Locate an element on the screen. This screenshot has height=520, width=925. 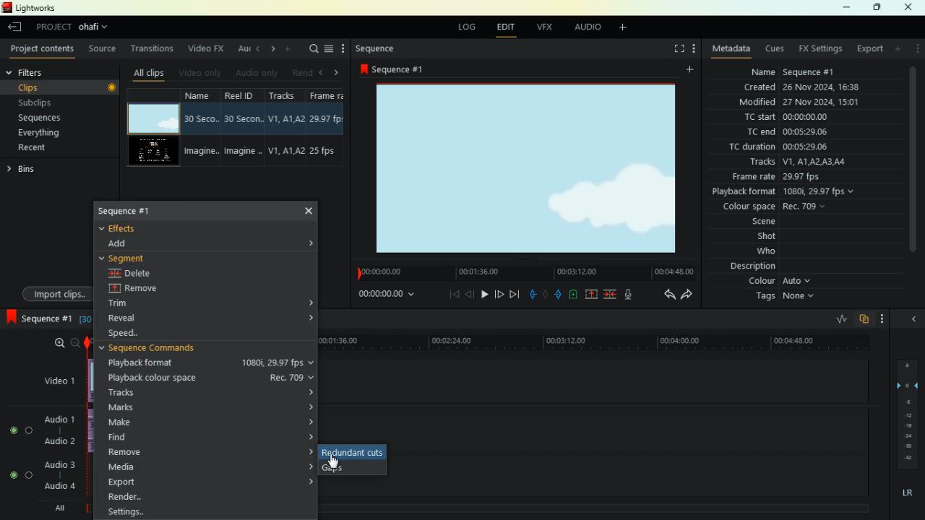
sequences is located at coordinates (46, 119).